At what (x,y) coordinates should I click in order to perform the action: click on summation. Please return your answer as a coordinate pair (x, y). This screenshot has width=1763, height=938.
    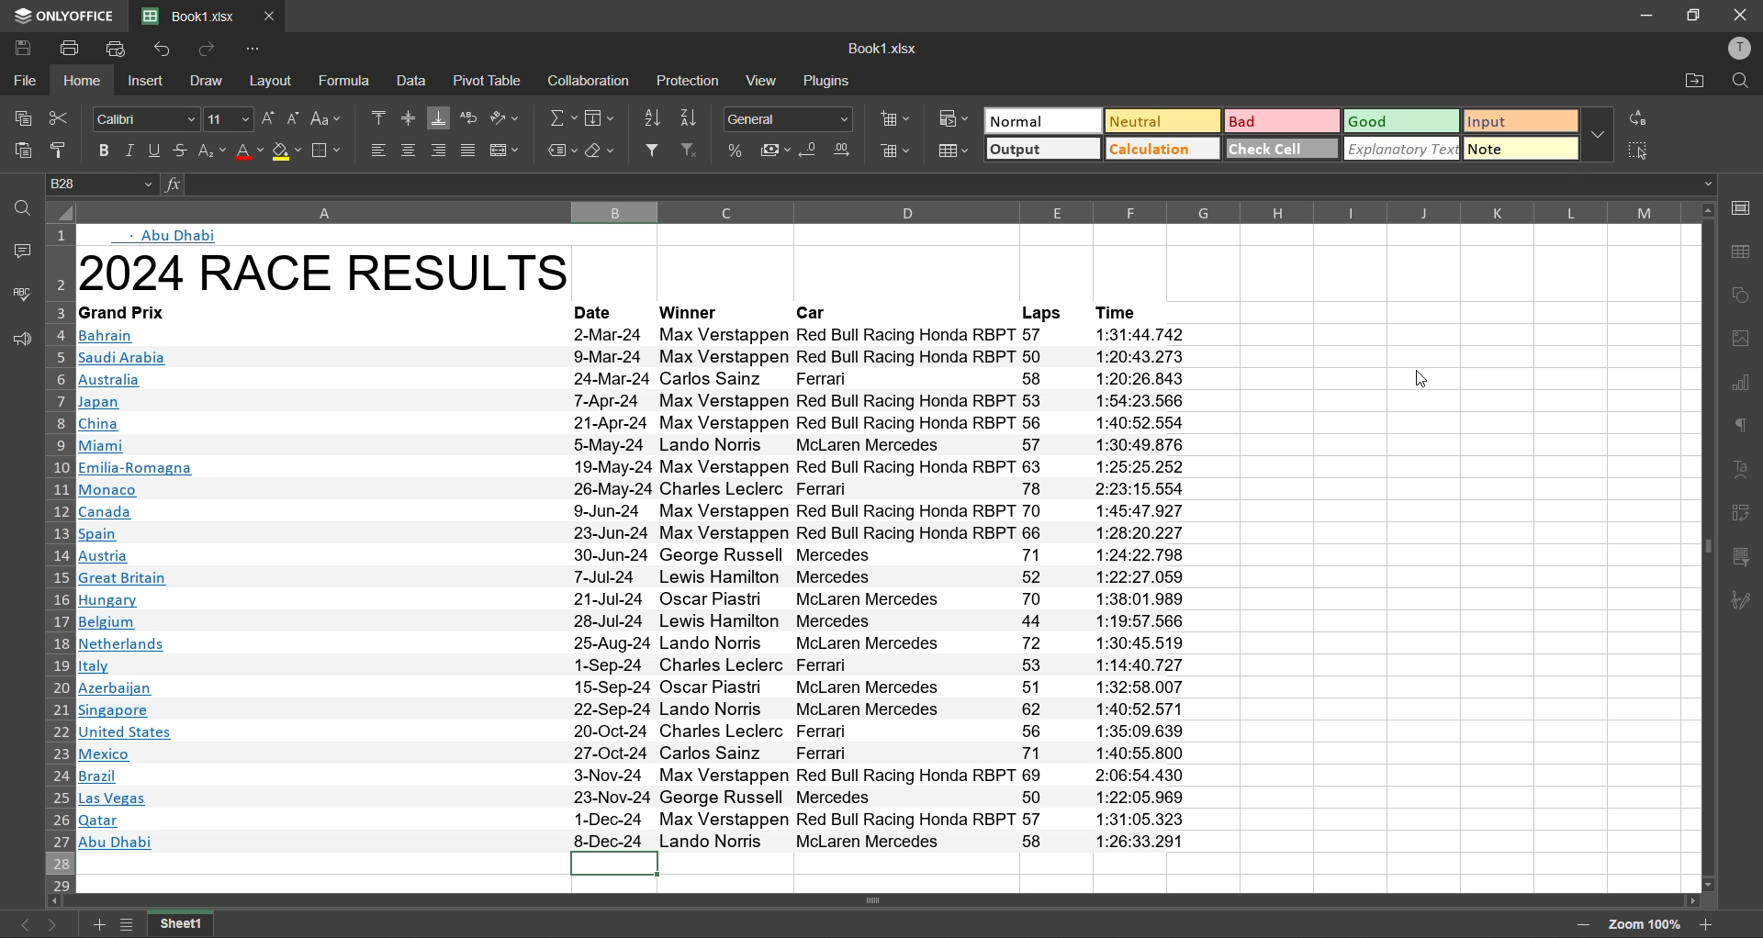
    Looking at the image, I should click on (558, 118).